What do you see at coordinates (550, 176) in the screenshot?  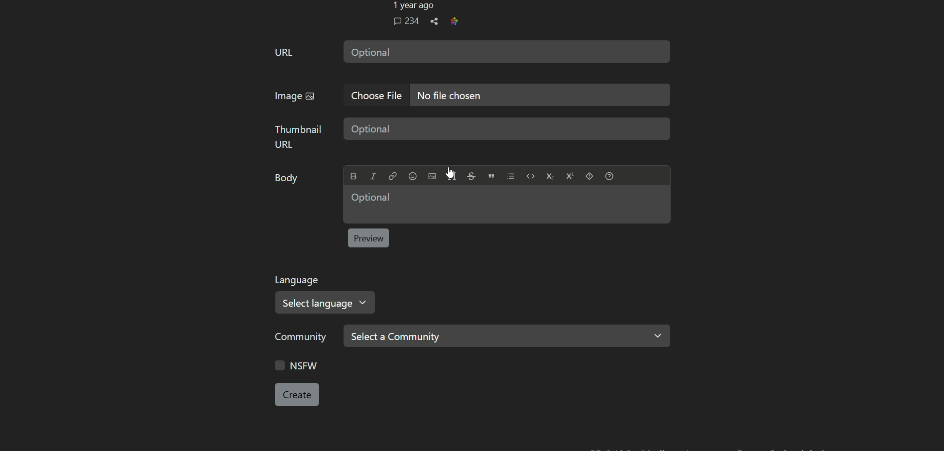 I see `Subscript` at bounding box center [550, 176].